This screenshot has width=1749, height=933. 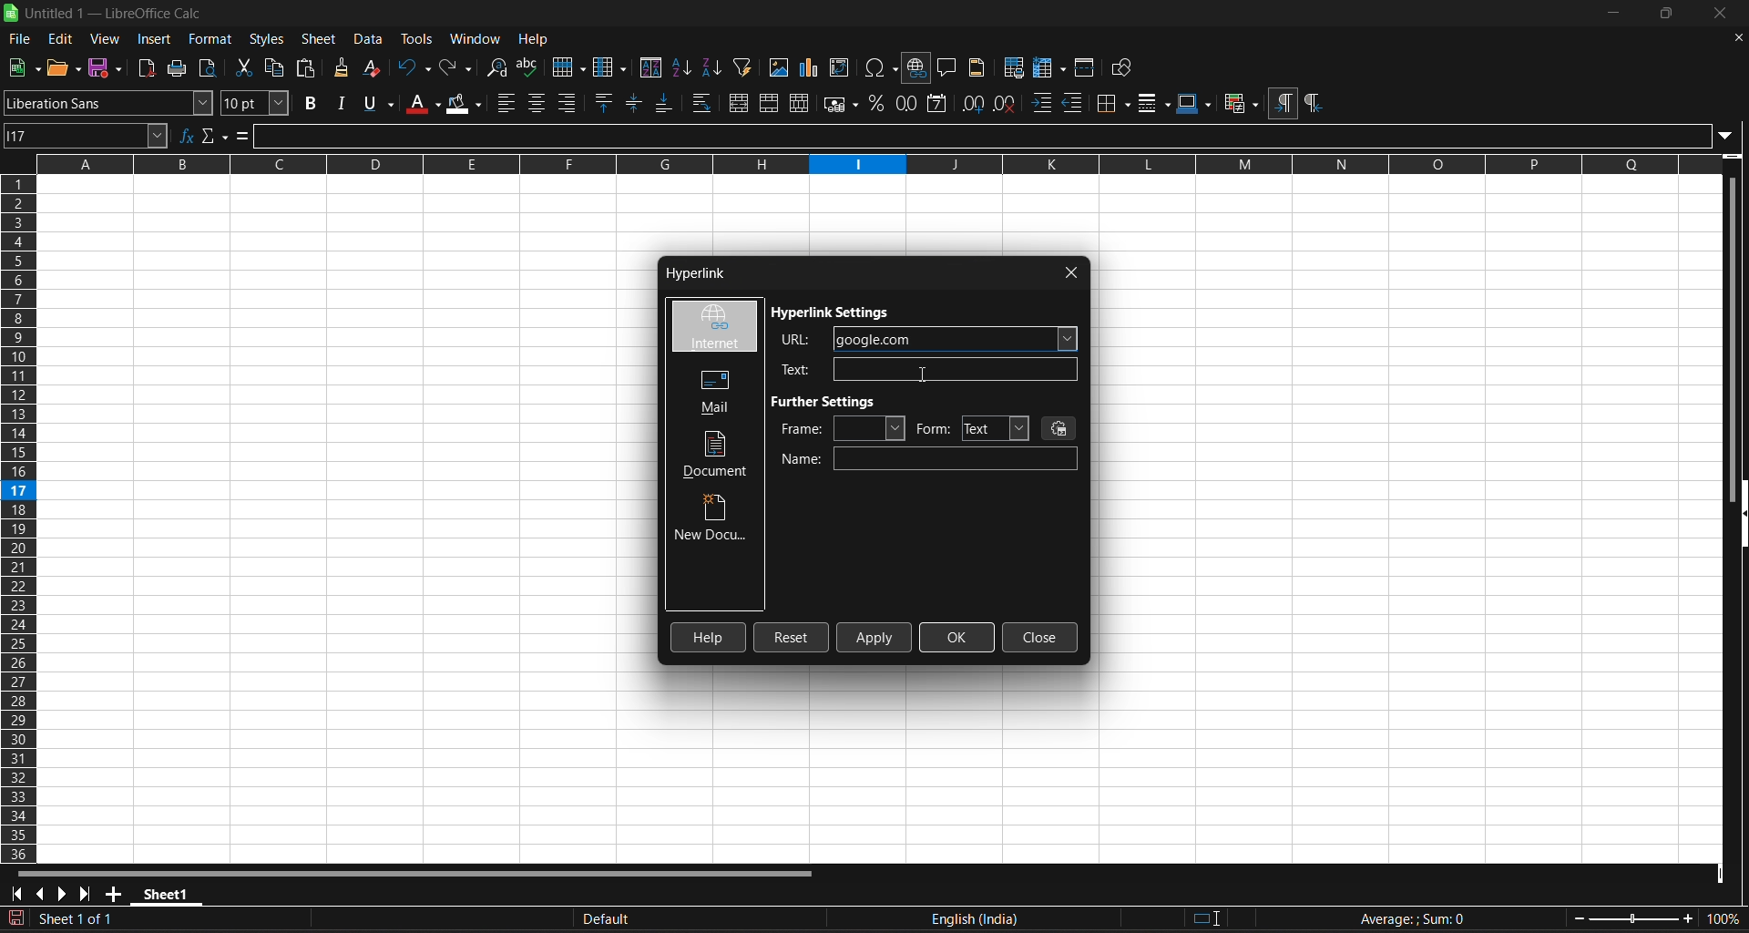 I want to click on redo, so click(x=458, y=67).